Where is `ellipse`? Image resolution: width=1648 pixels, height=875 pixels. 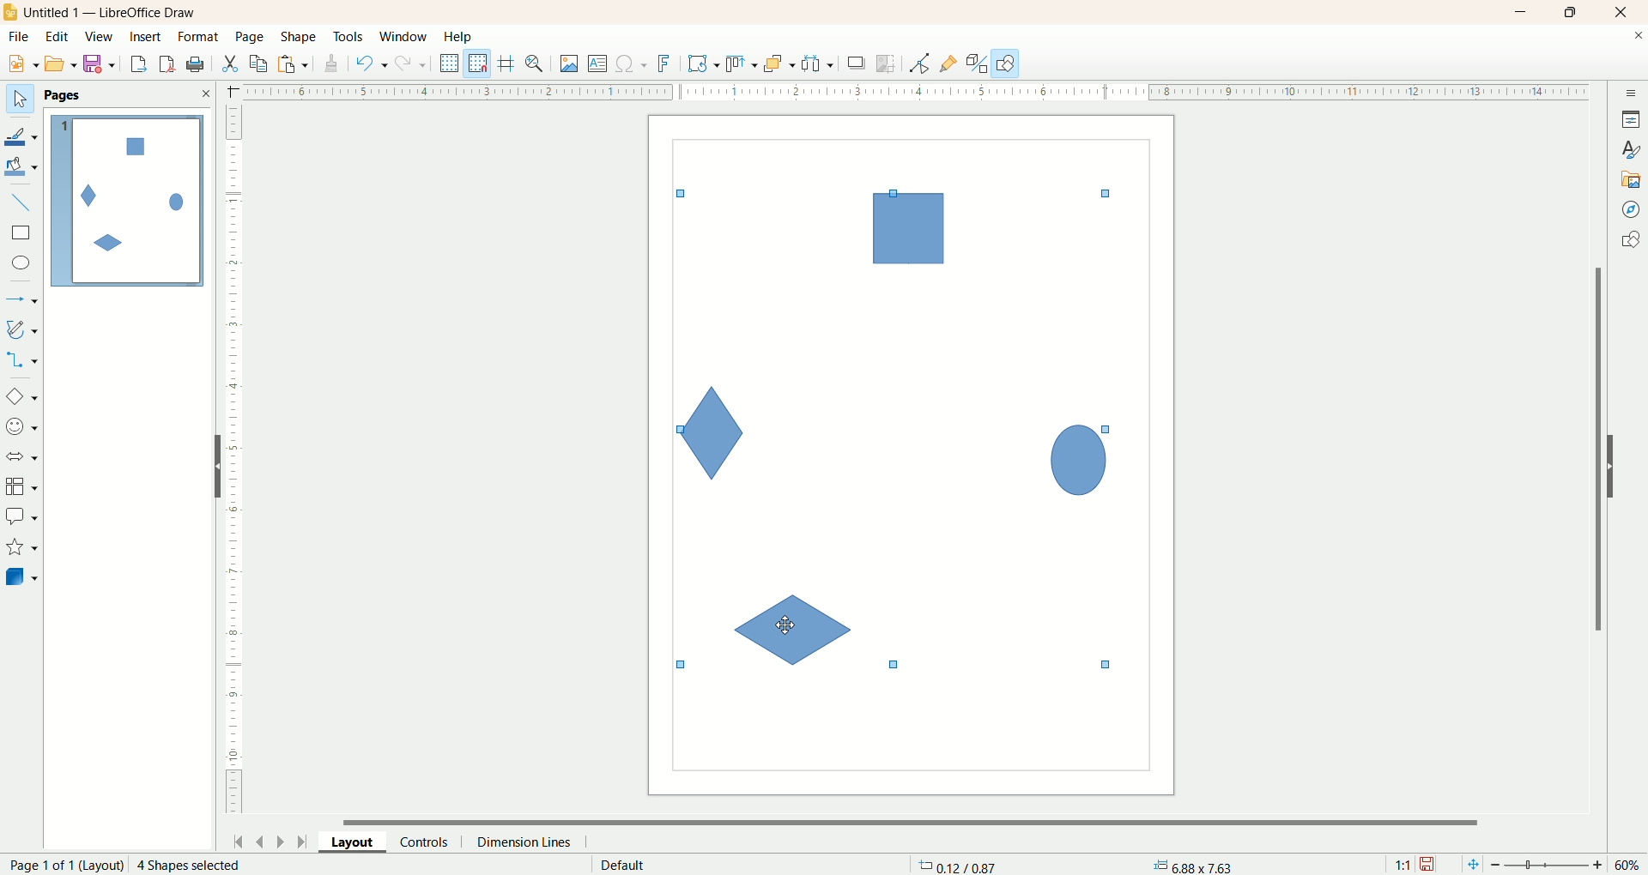
ellipse is located at coordinates (23, 265).